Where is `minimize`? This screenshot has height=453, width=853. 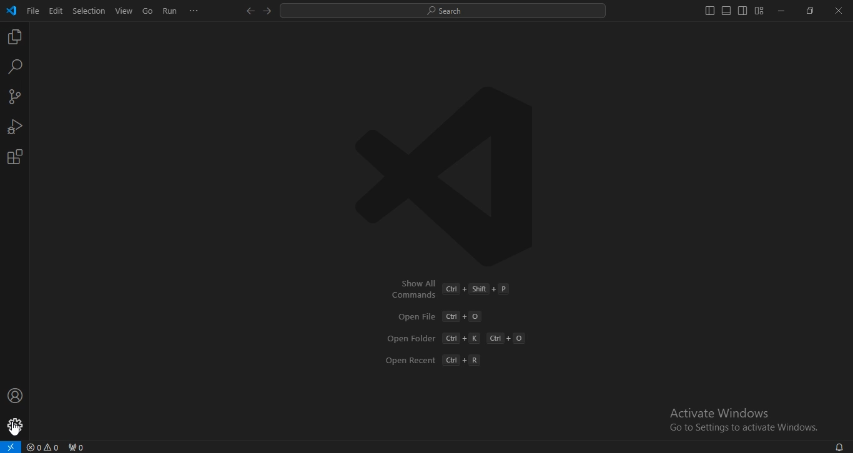 minimize is located at coordinates (779, 11).